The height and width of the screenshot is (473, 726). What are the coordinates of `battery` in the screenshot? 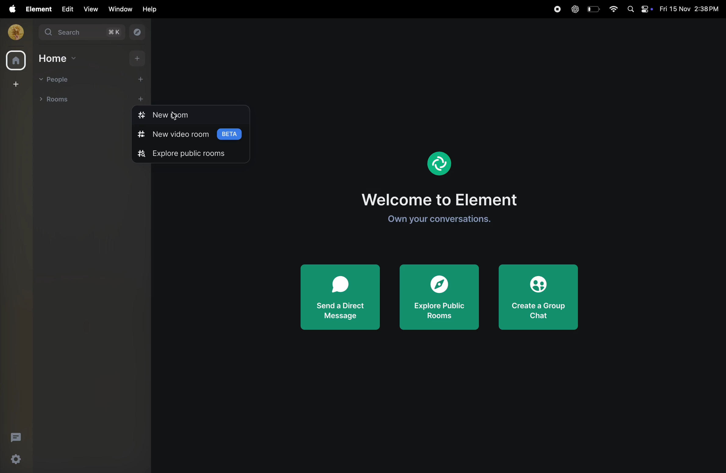 It's located at (592, 9).